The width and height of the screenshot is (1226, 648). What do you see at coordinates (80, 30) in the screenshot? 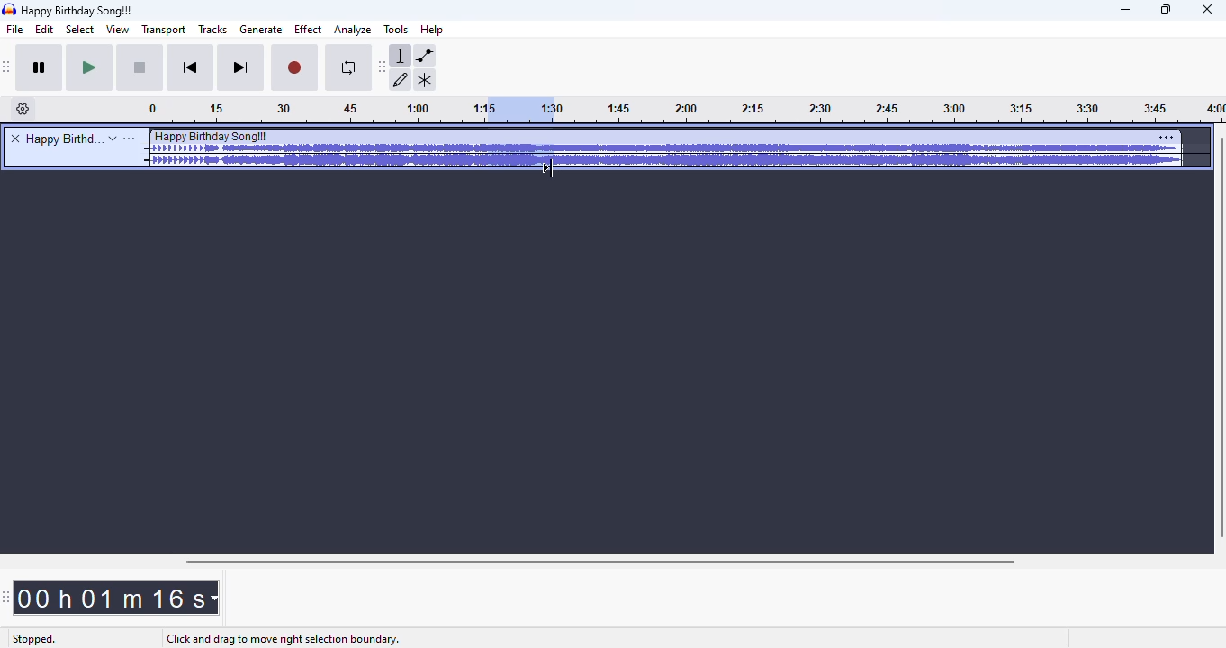
I see `select` at bounding box center [80, 30].